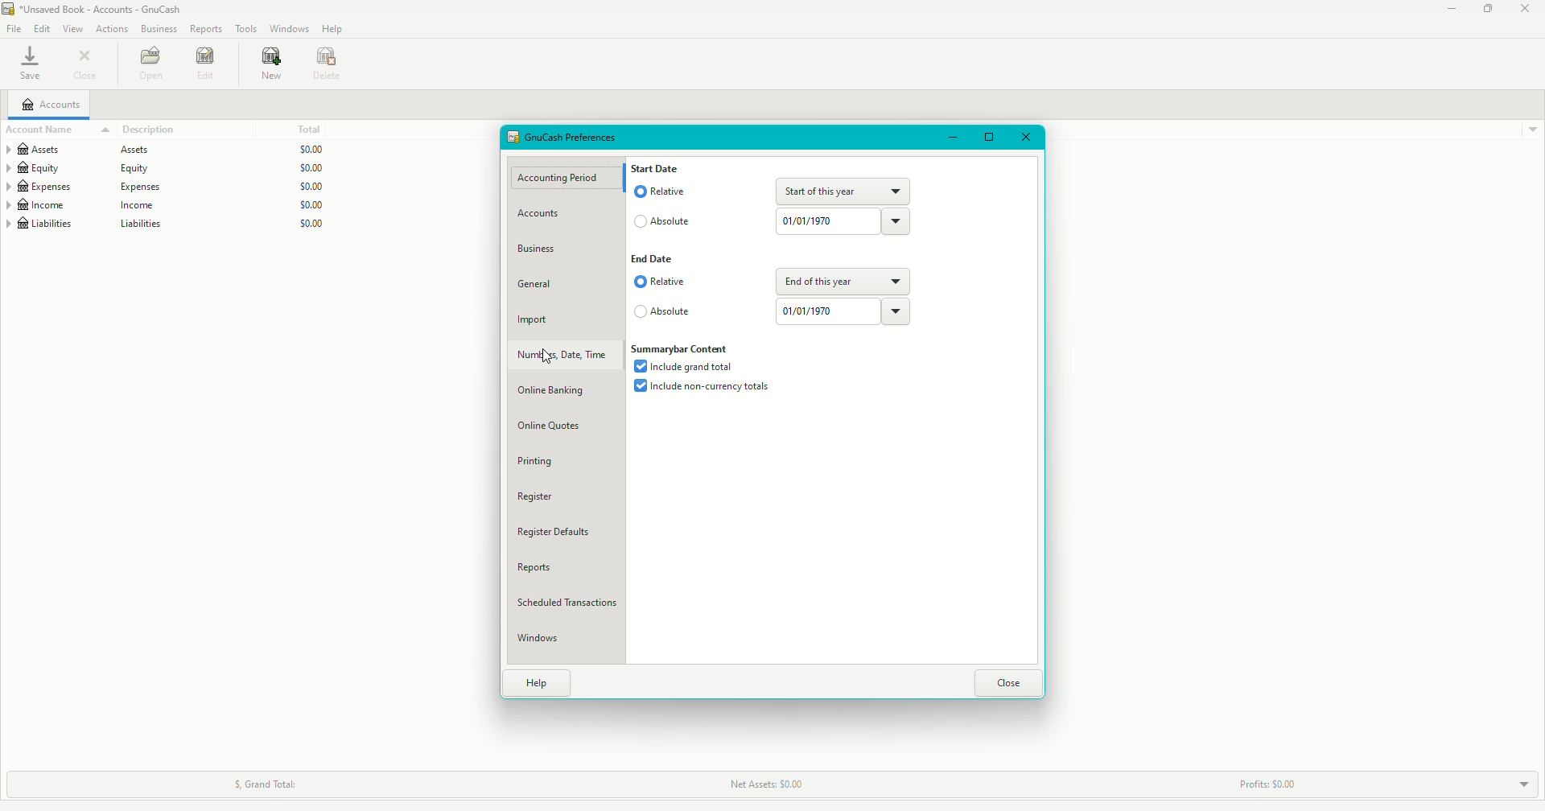 The image size is (1545, 811). Describe the element at coordinates (1280, 780) in the screenshot. I see `Profits` at that location.